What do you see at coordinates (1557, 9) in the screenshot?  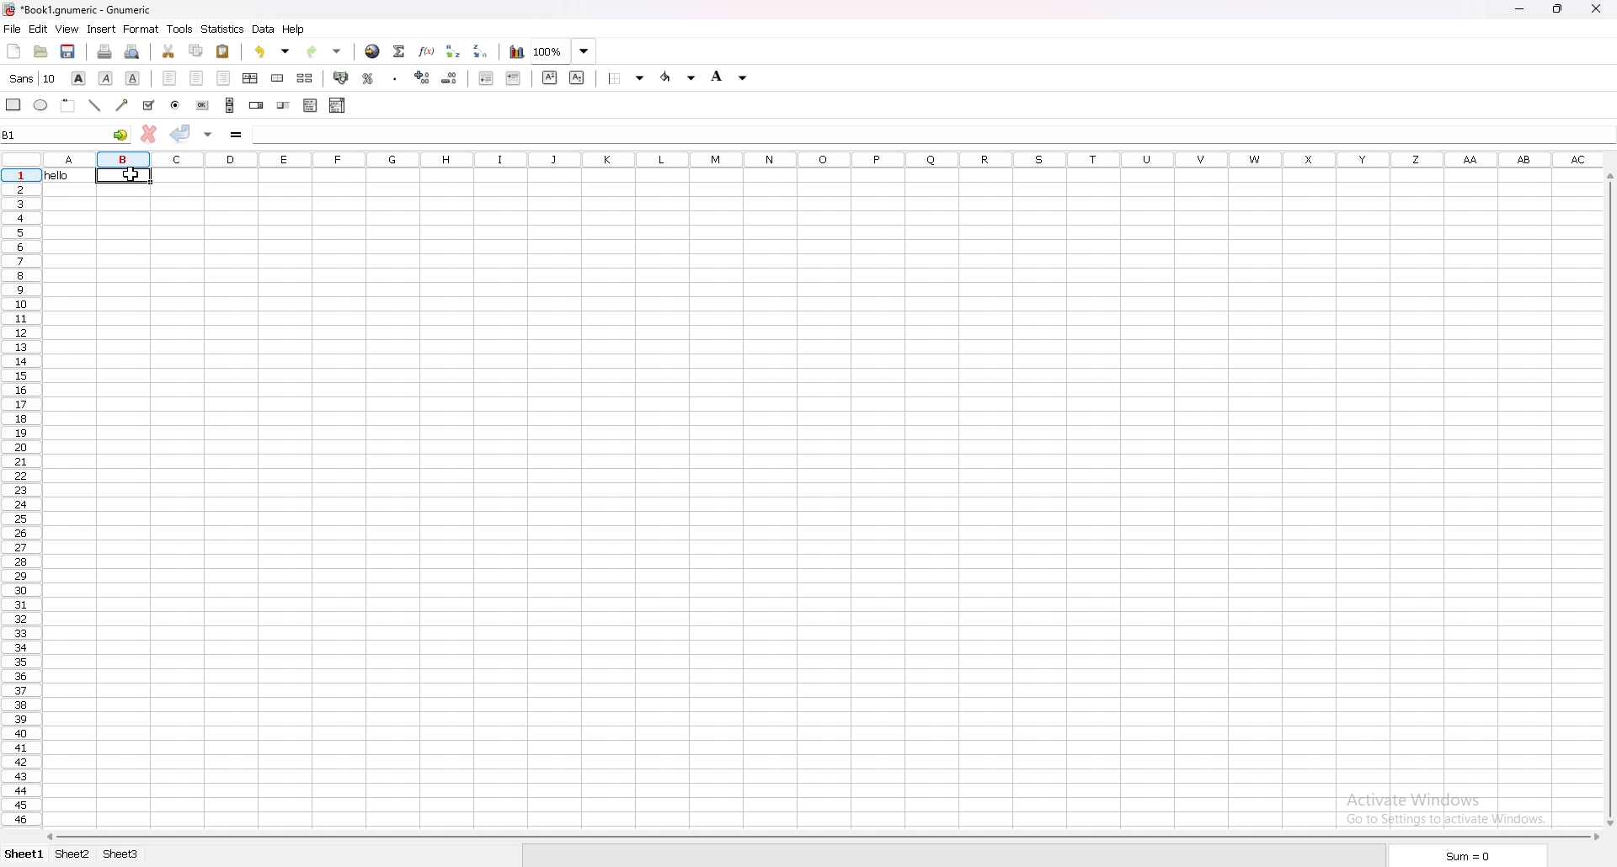 I see `resize` at bounding box center [1557, 9].